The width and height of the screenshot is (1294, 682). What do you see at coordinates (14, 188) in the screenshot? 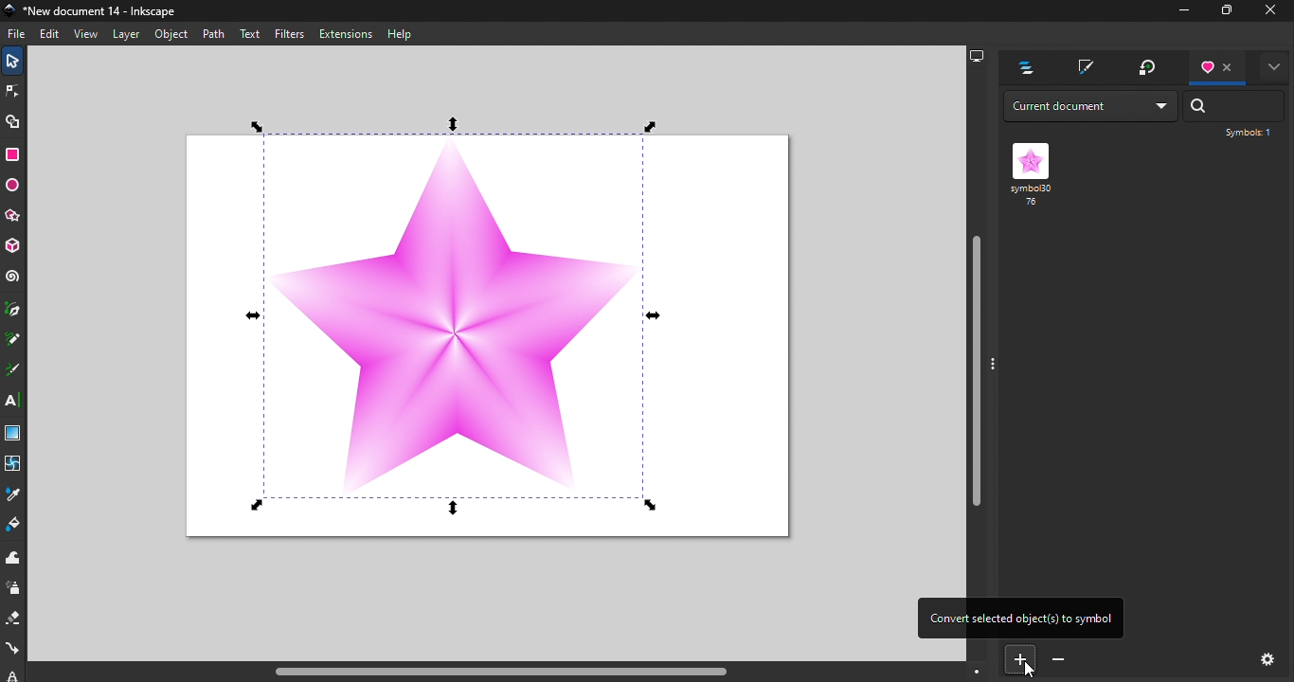
I see `Ellipse/Arc tool` at bounding box center [14, 188].